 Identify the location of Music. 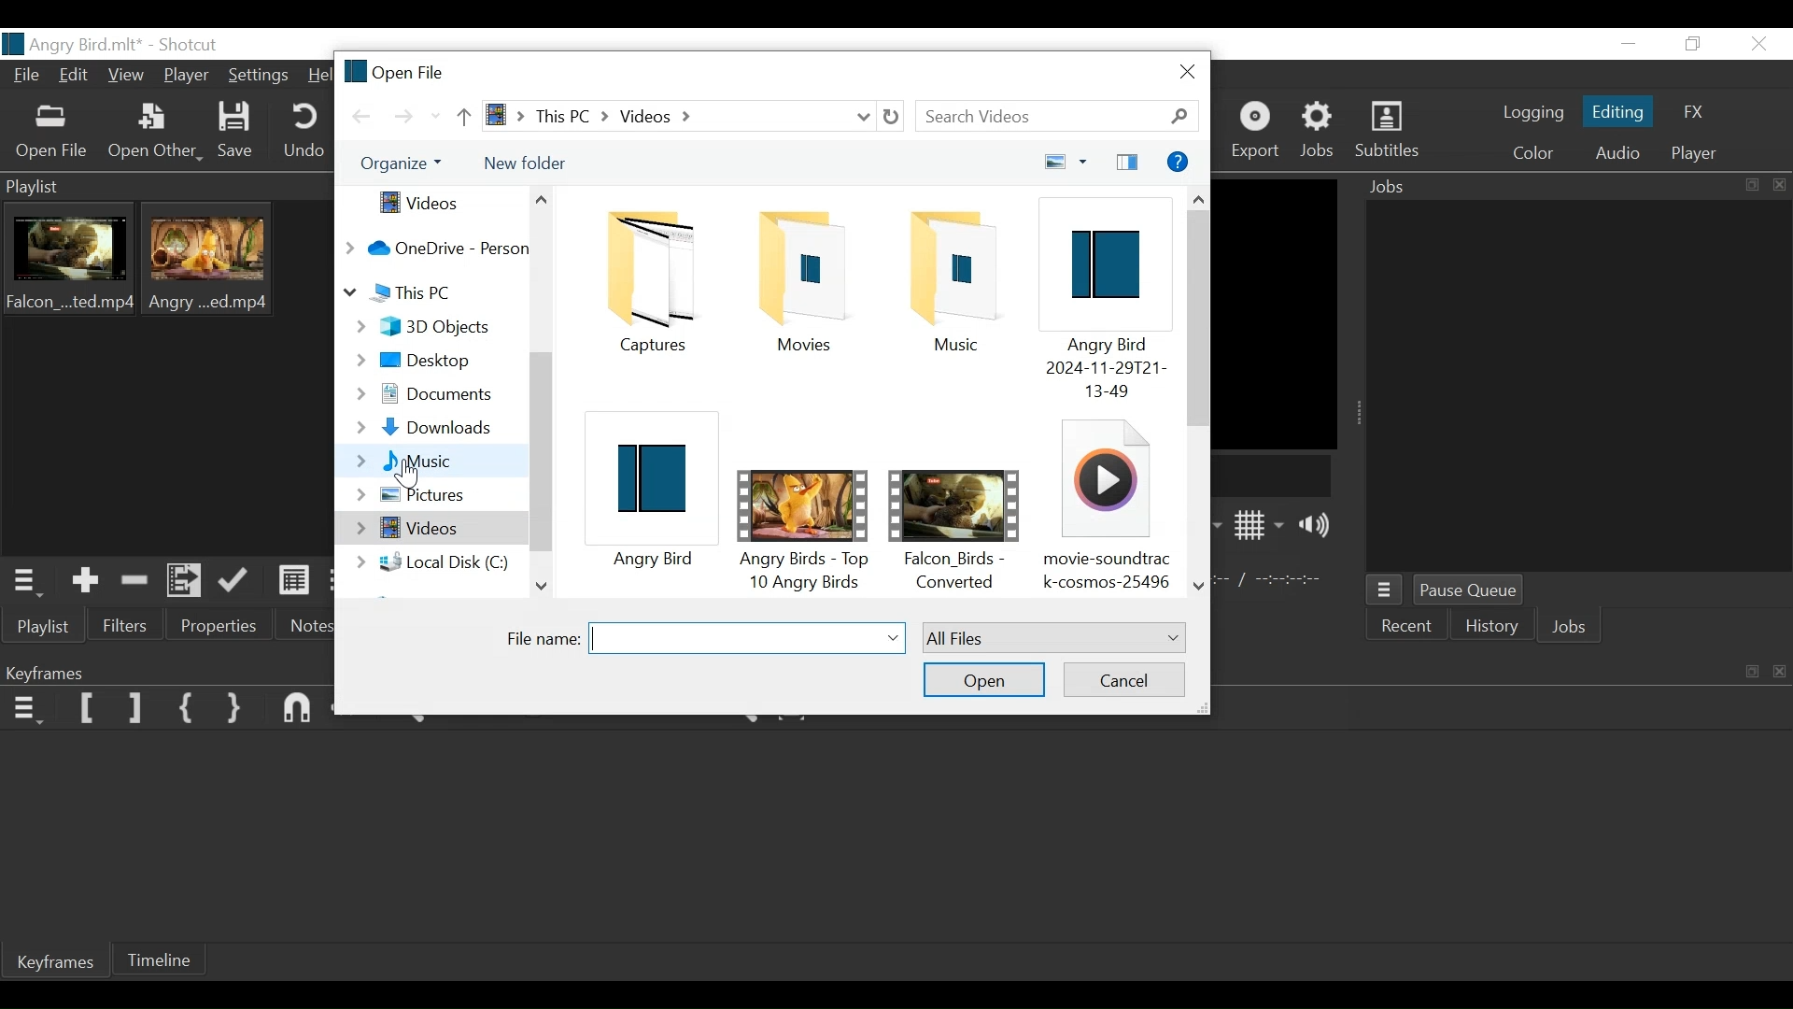
(429, 461).